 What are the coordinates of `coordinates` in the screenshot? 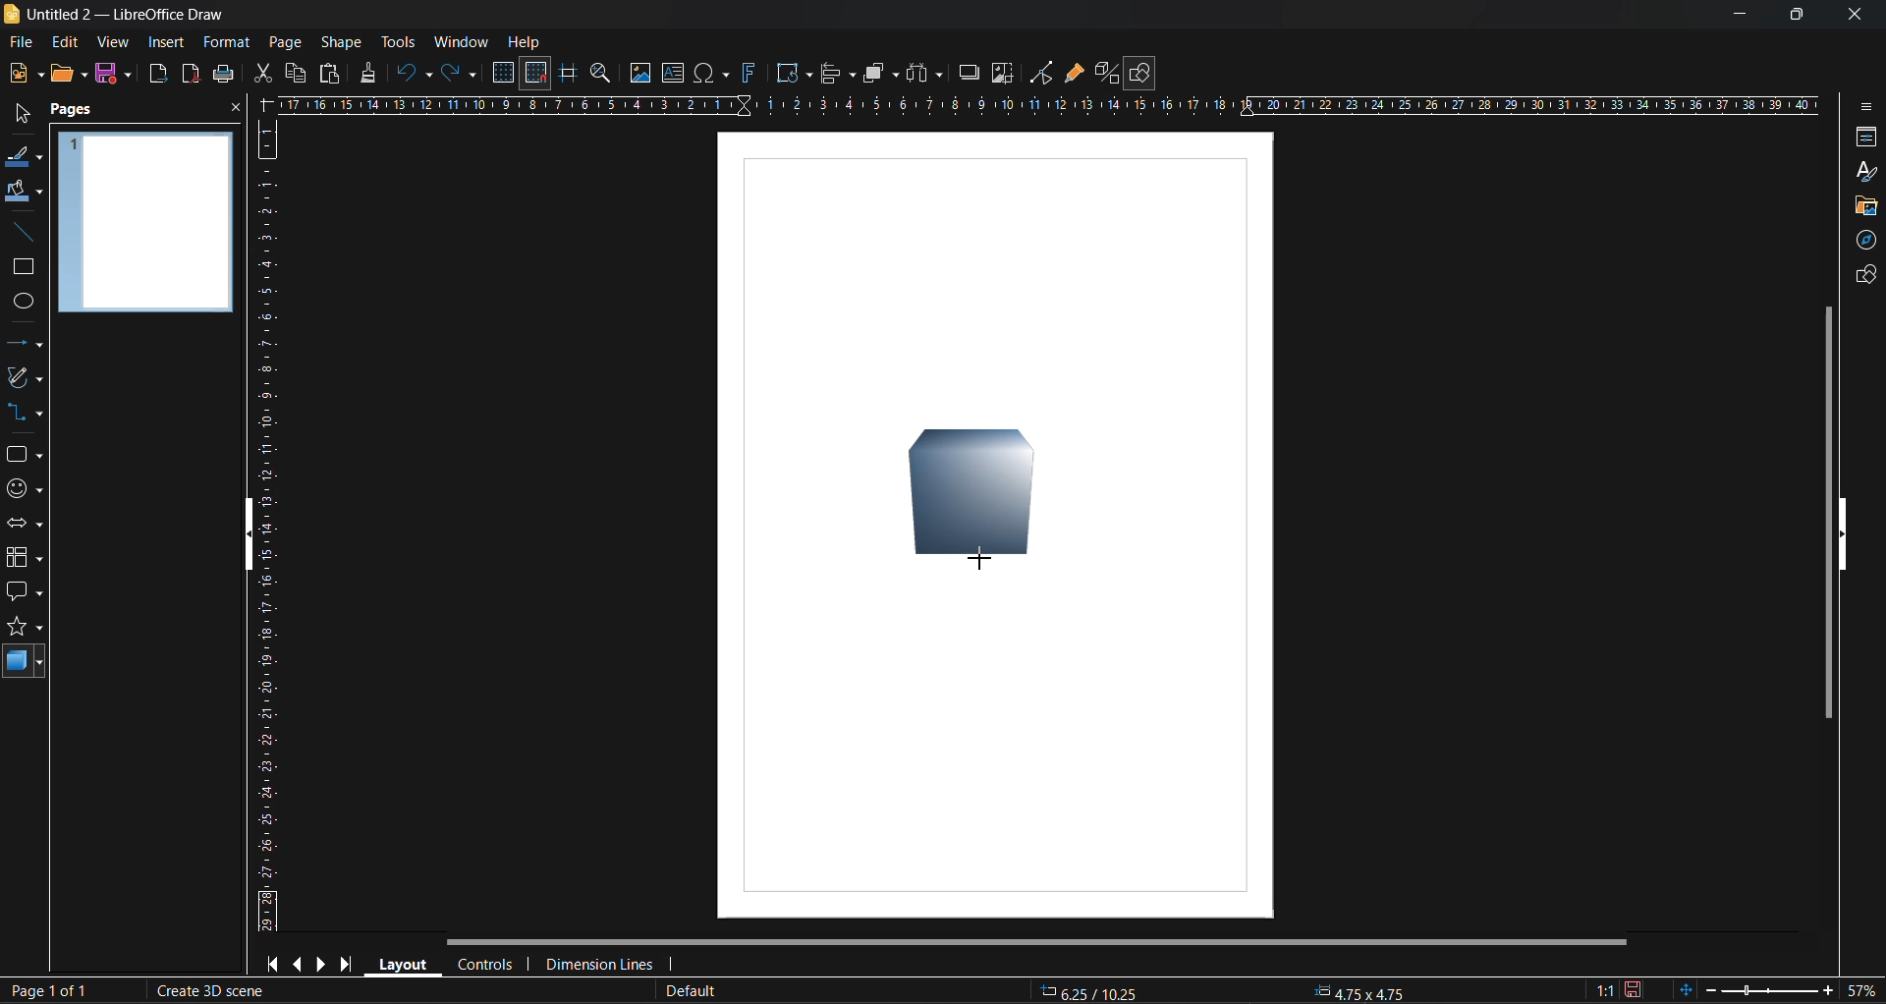 It's located at (1233, 990).